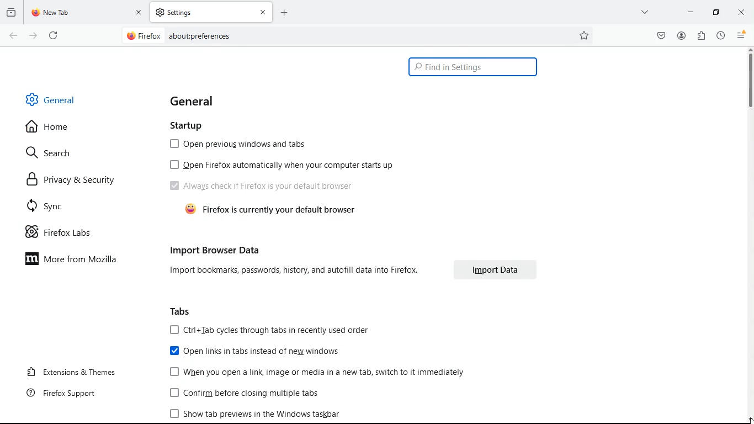 Image resolution: width=754 pixels, height=424 pixels. Describe the element at coordinates (143, 35) in the screenshot. I see `@ Firefox` at that location.